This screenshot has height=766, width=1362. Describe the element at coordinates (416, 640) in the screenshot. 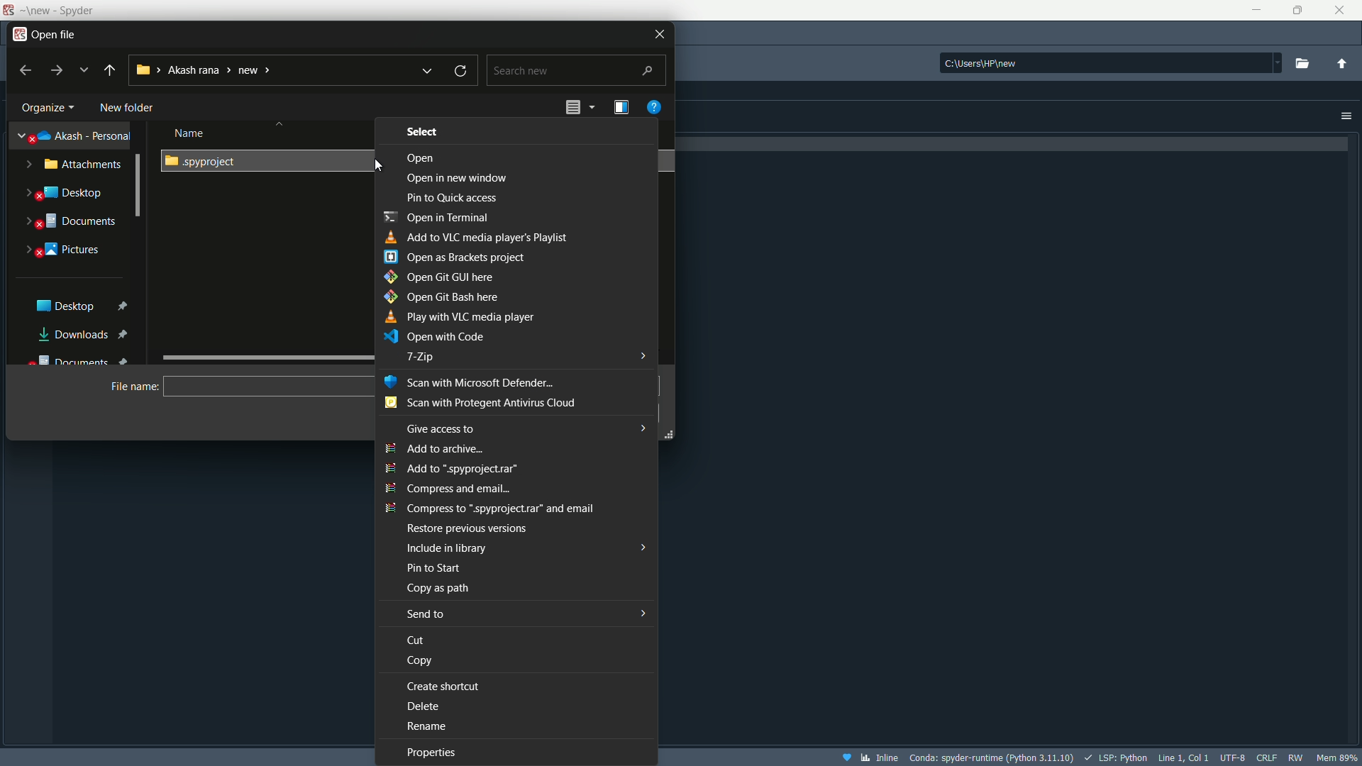

I see `Cut` at that location.